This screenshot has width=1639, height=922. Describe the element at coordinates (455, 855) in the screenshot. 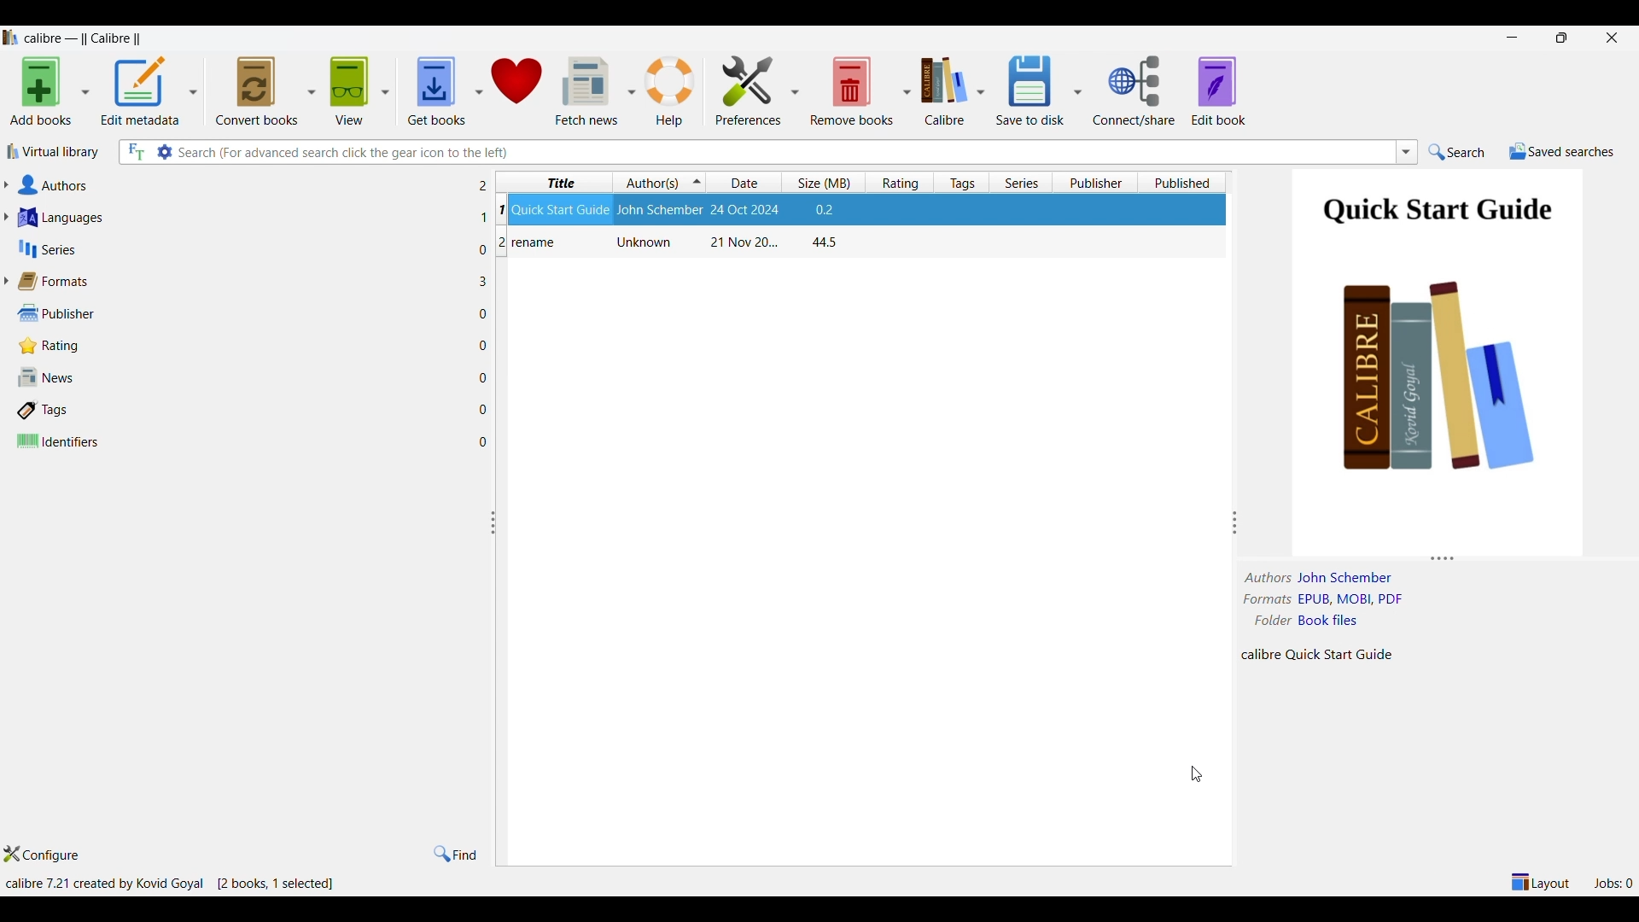

I see `Find` at that location.